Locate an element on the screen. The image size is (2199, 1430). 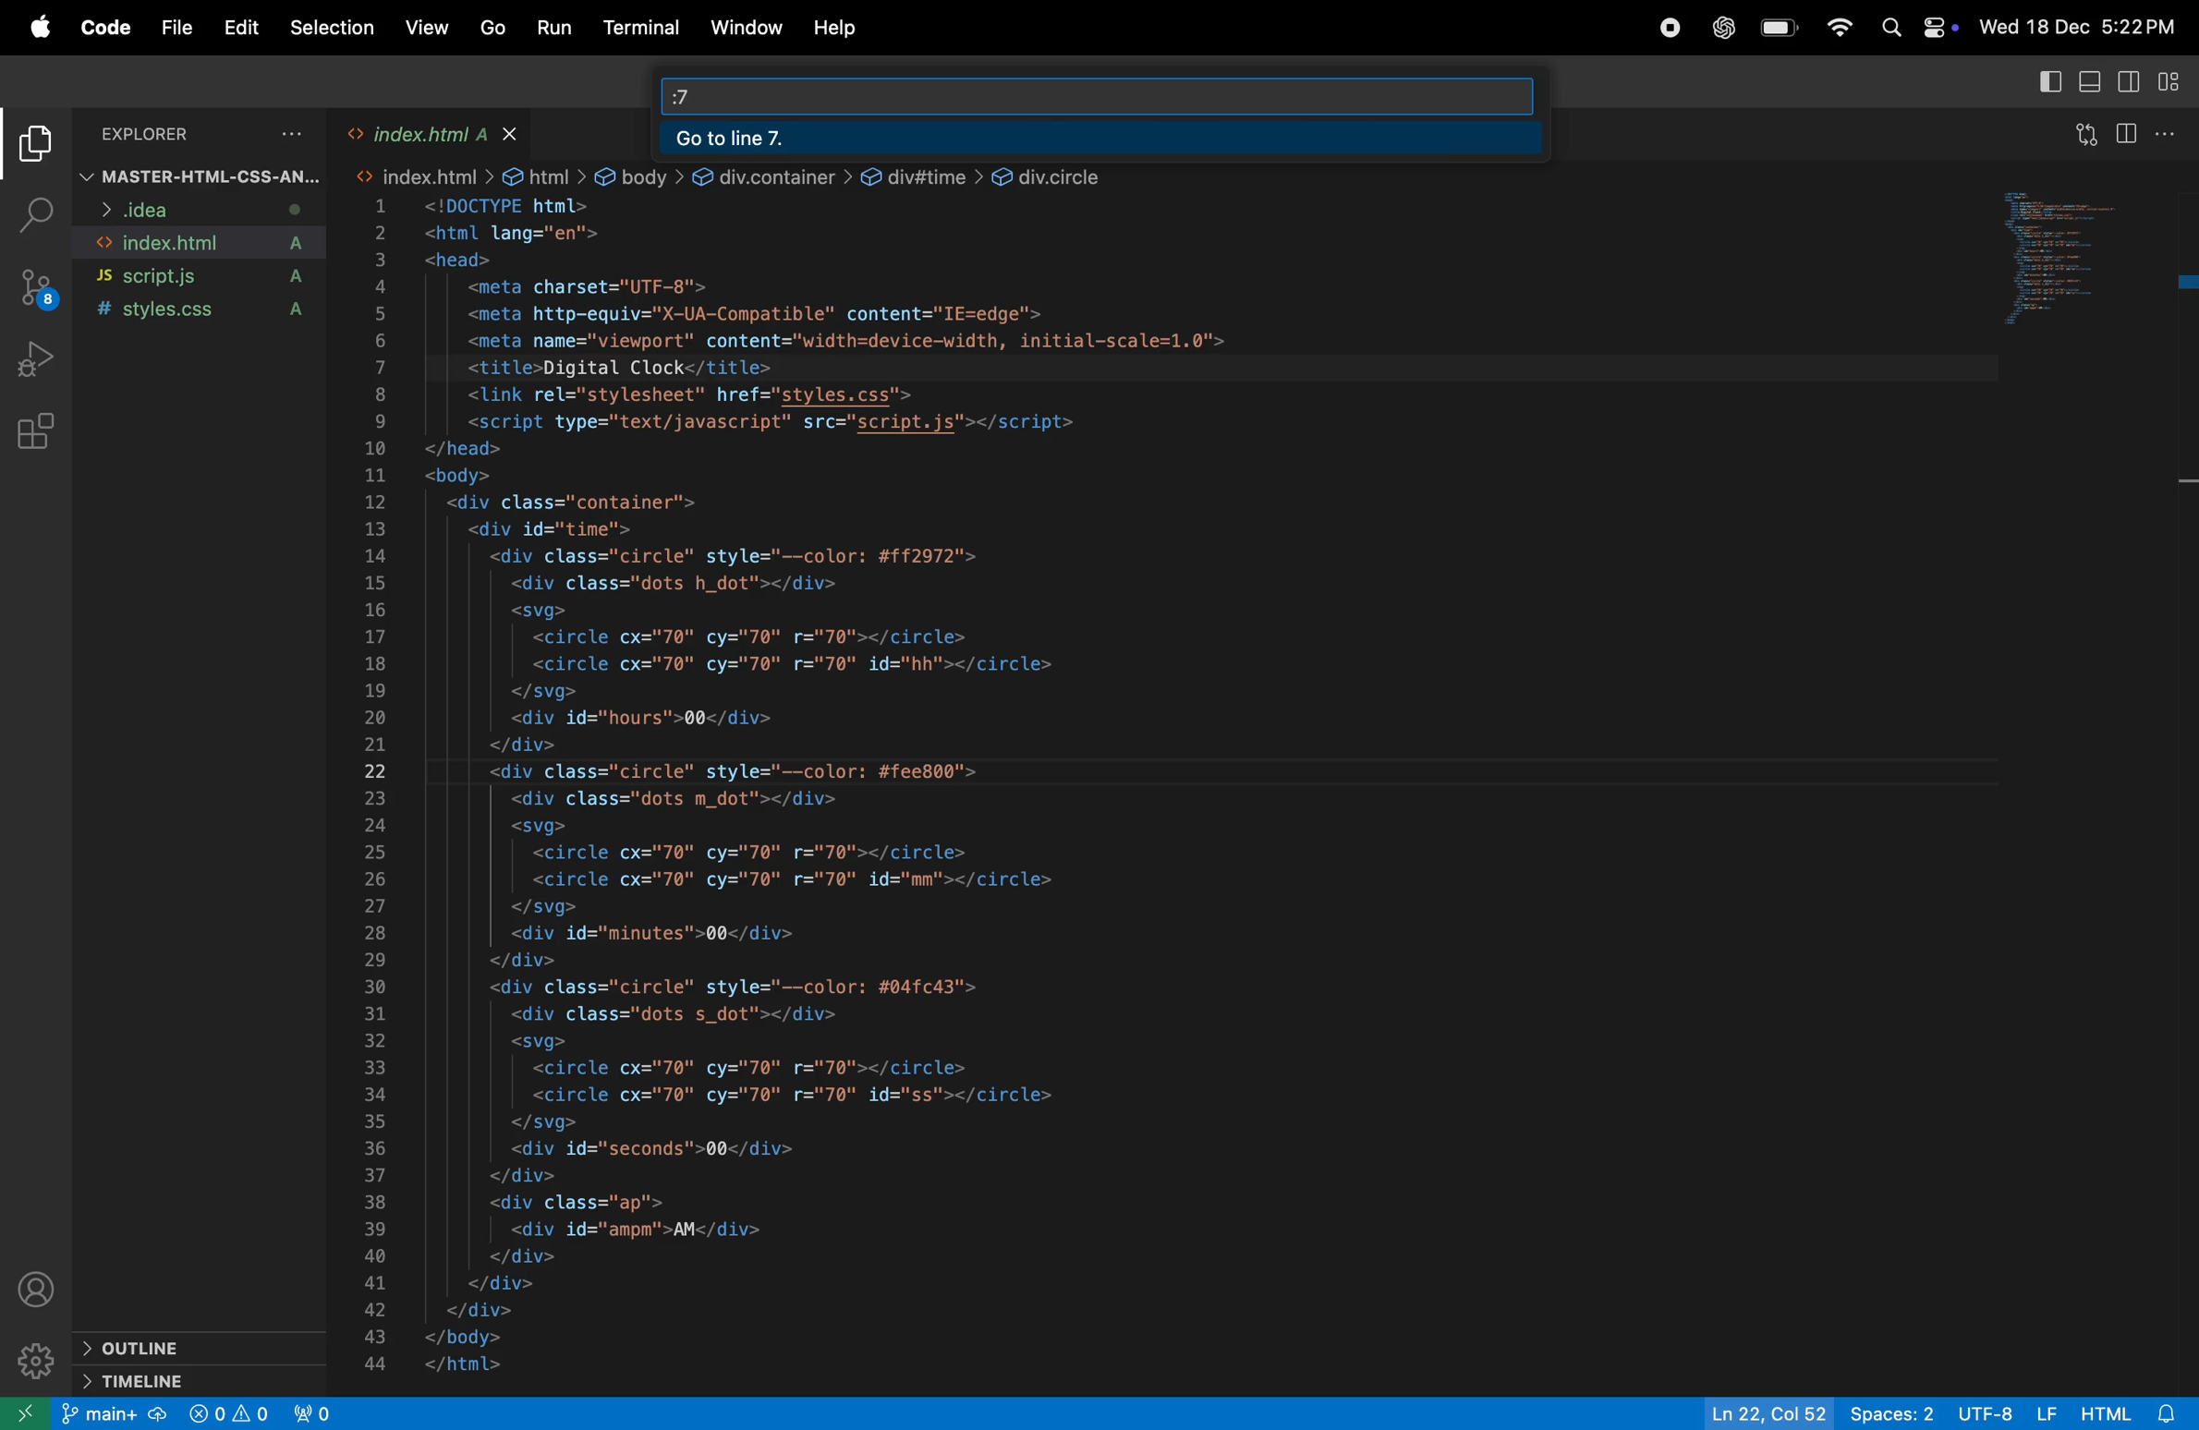
terminal is located at coordinates (639, 30).